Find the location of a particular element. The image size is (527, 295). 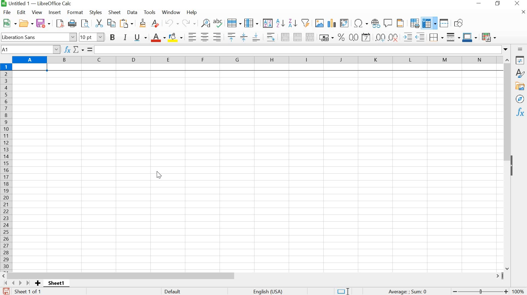

INSERT COMMENT is located at coordinates (388, 22).